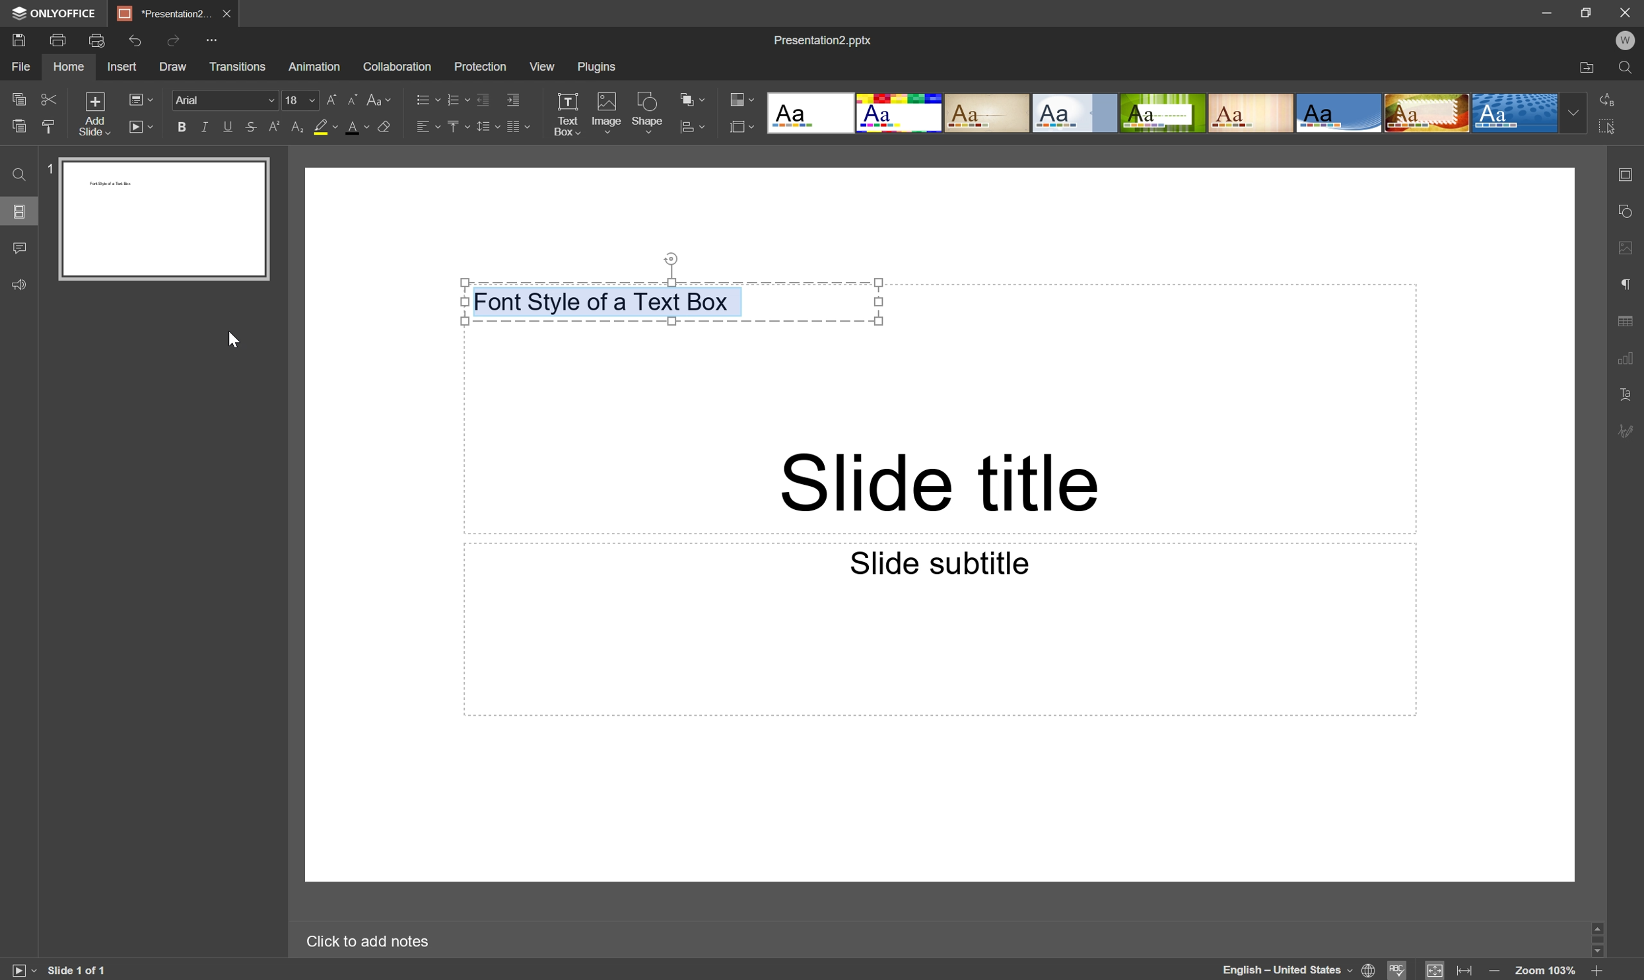  Describe the element at coordinates (20, 285) in the screenshot. I see `Feedback & Support` at that location.